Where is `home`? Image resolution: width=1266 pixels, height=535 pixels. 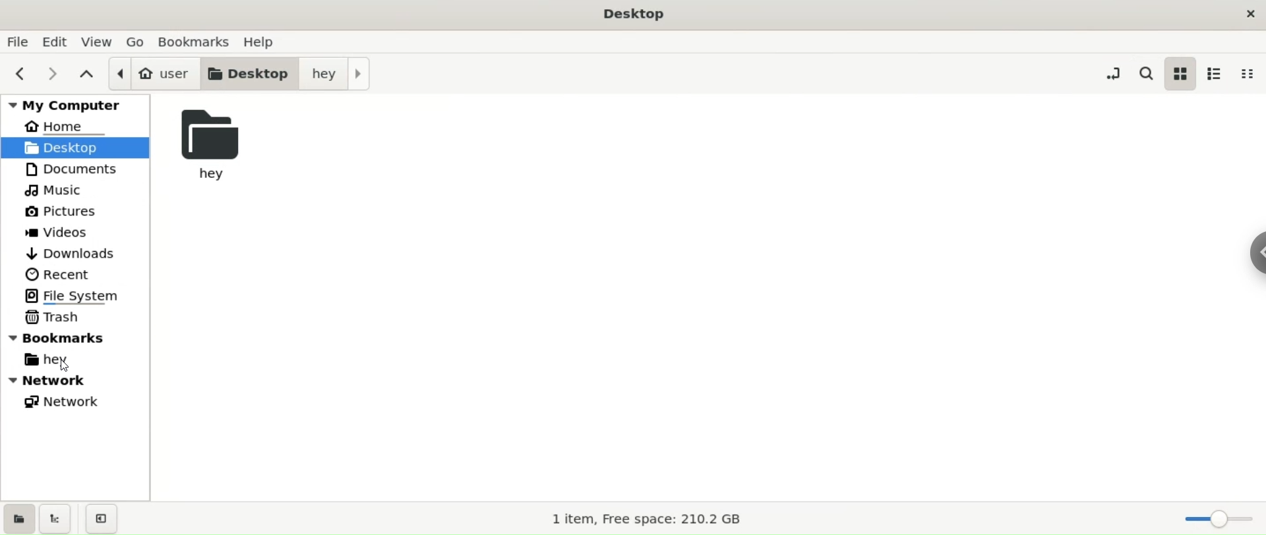 home is located at coordinates (66, 127).